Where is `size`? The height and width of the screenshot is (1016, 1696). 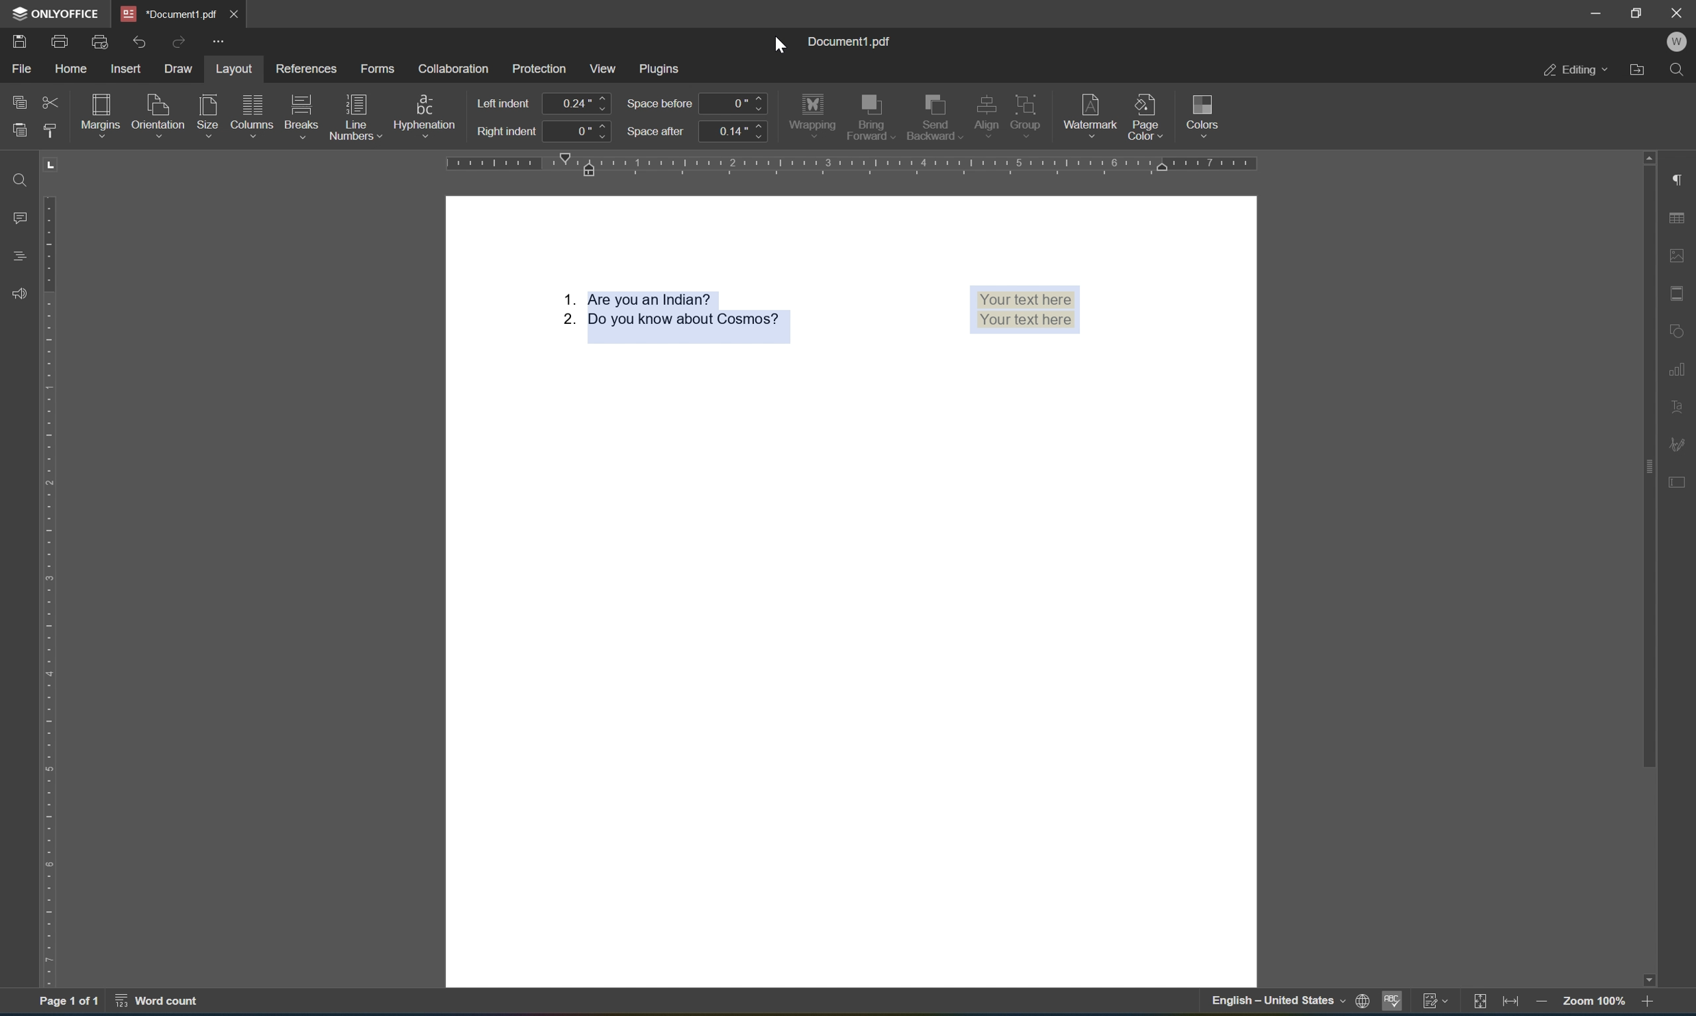 size is located at coordinates (210, 115).